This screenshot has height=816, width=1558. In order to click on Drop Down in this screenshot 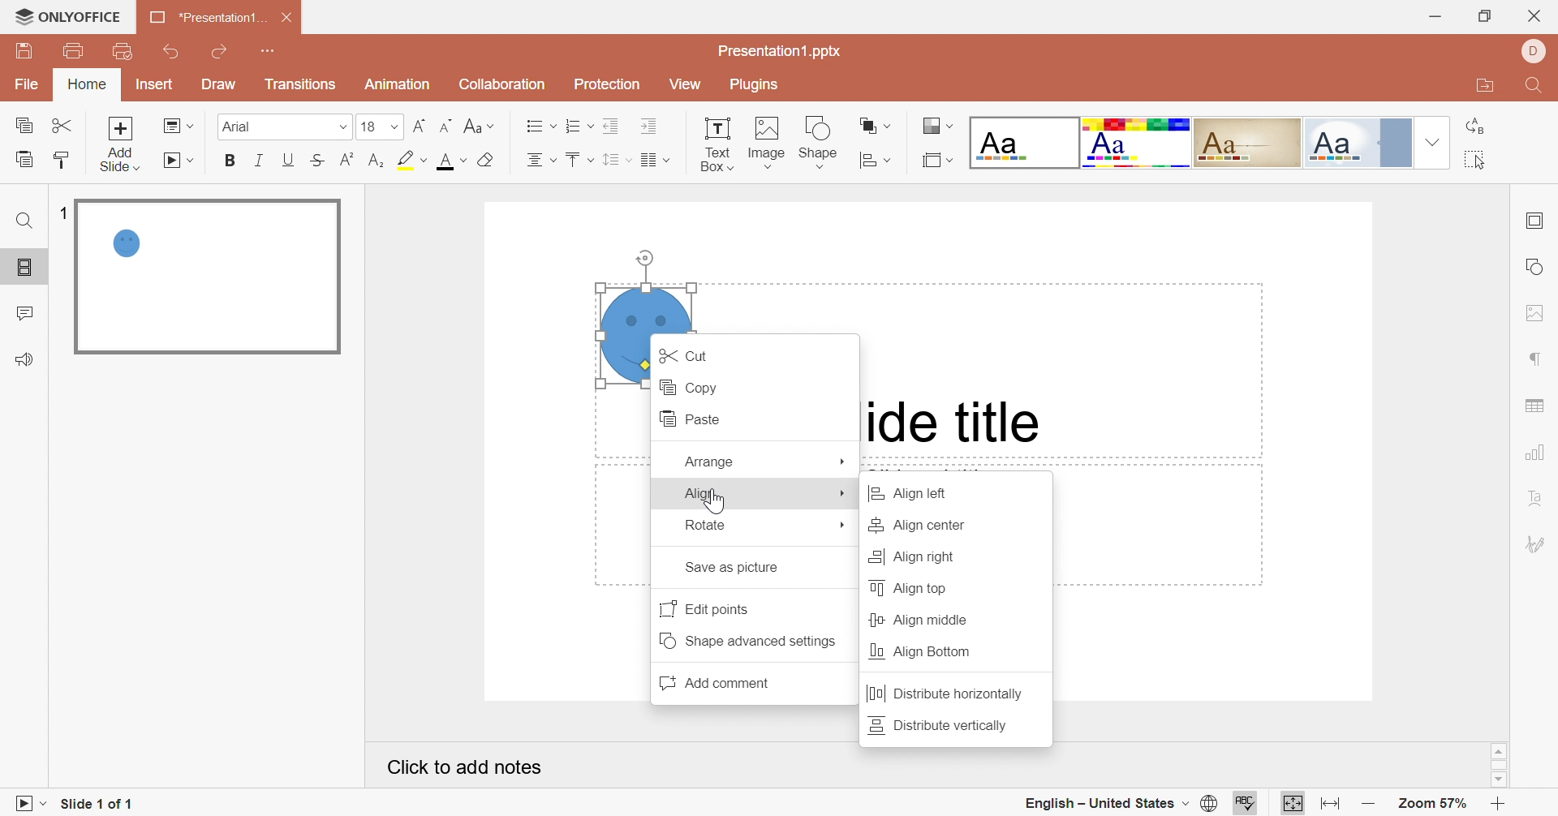, I will do `click(395, 127)`.